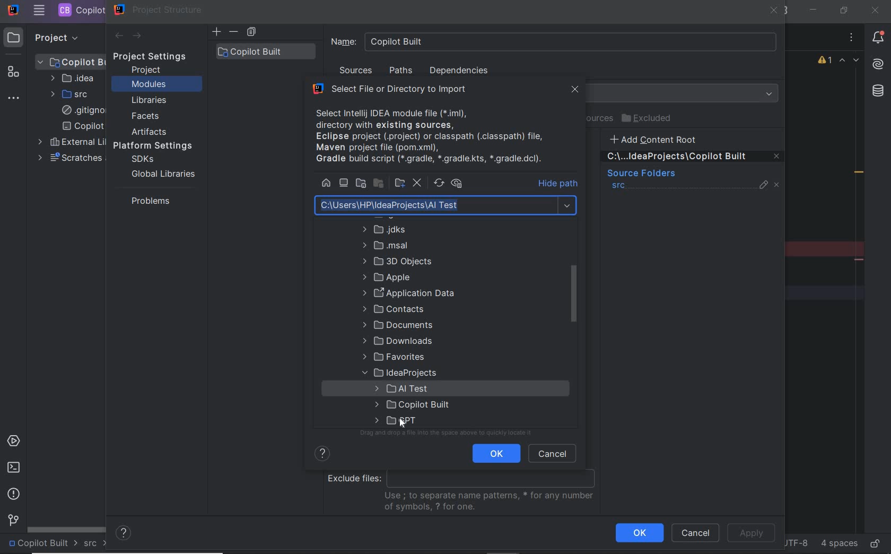 This screenshot has width=891, height=554. Describe the element at coordinates (860, 259) in the screenshot. I see `remove line` at that location.